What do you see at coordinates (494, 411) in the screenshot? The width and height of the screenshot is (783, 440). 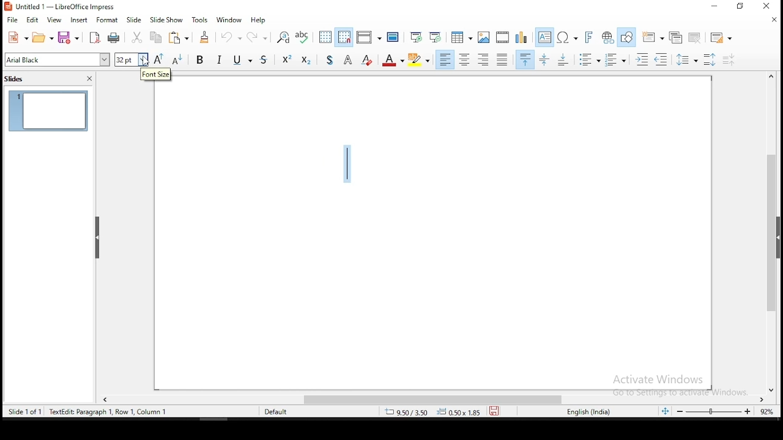 I see `save` at bounding box center [494, 411].